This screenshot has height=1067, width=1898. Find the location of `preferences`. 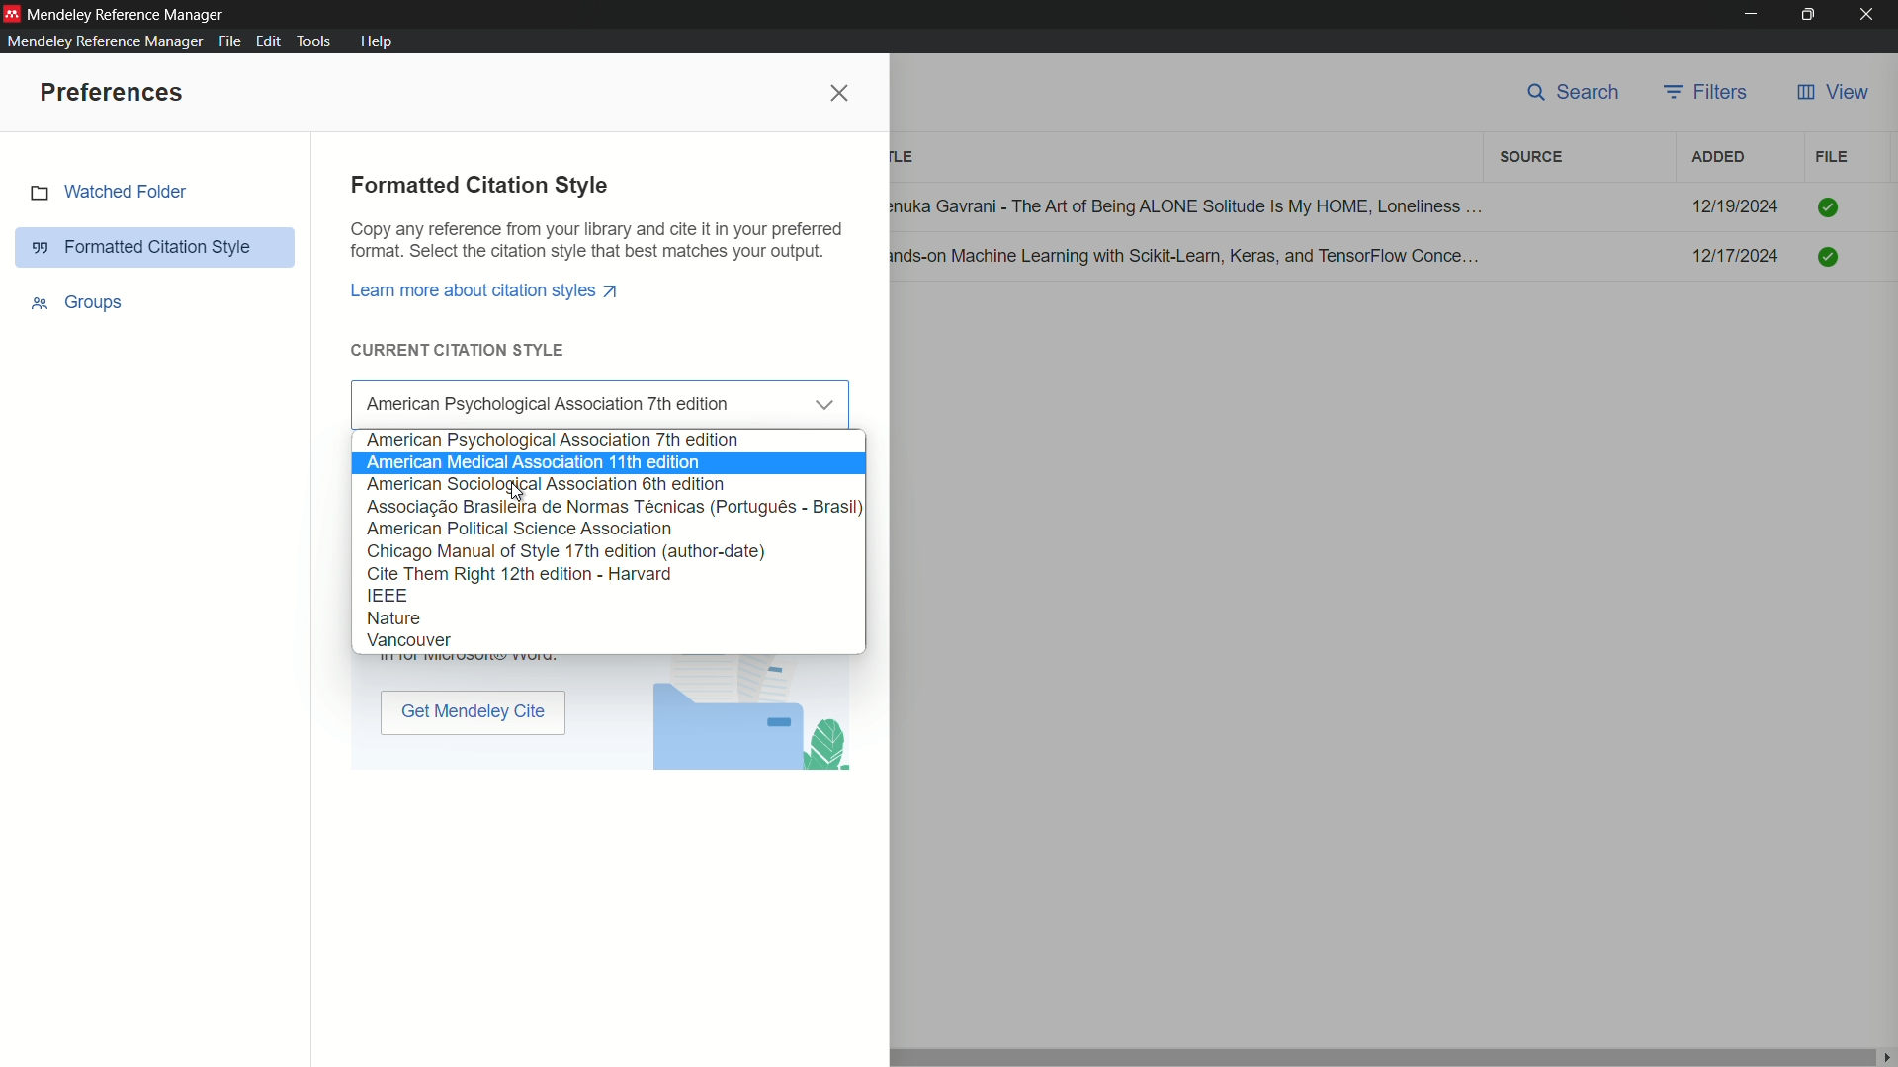

preferences is located at coordinates (114, 94).